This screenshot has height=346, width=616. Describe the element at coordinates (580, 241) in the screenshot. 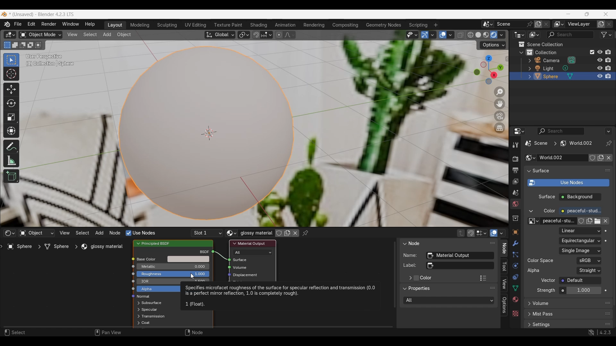

I see `Projection of the input image` at that location.